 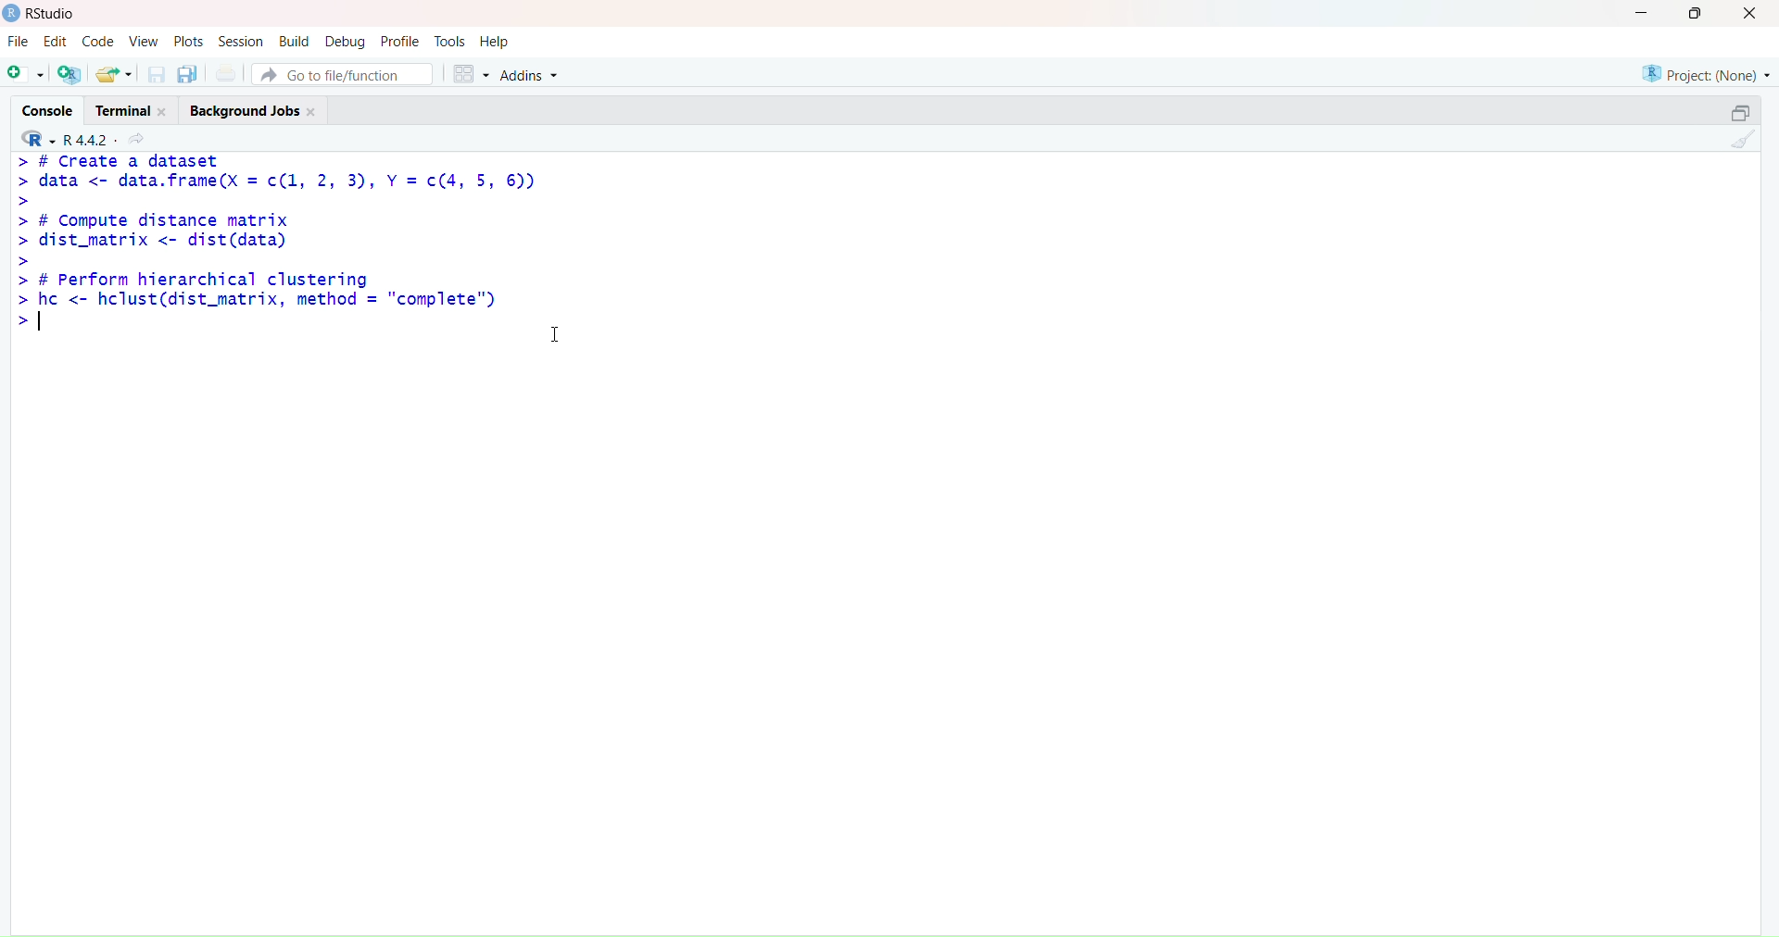 What do you see at coordinates (90, 141) in the screenshot?
I see `R .4.4.2~/` at bounding box center [90, 141].